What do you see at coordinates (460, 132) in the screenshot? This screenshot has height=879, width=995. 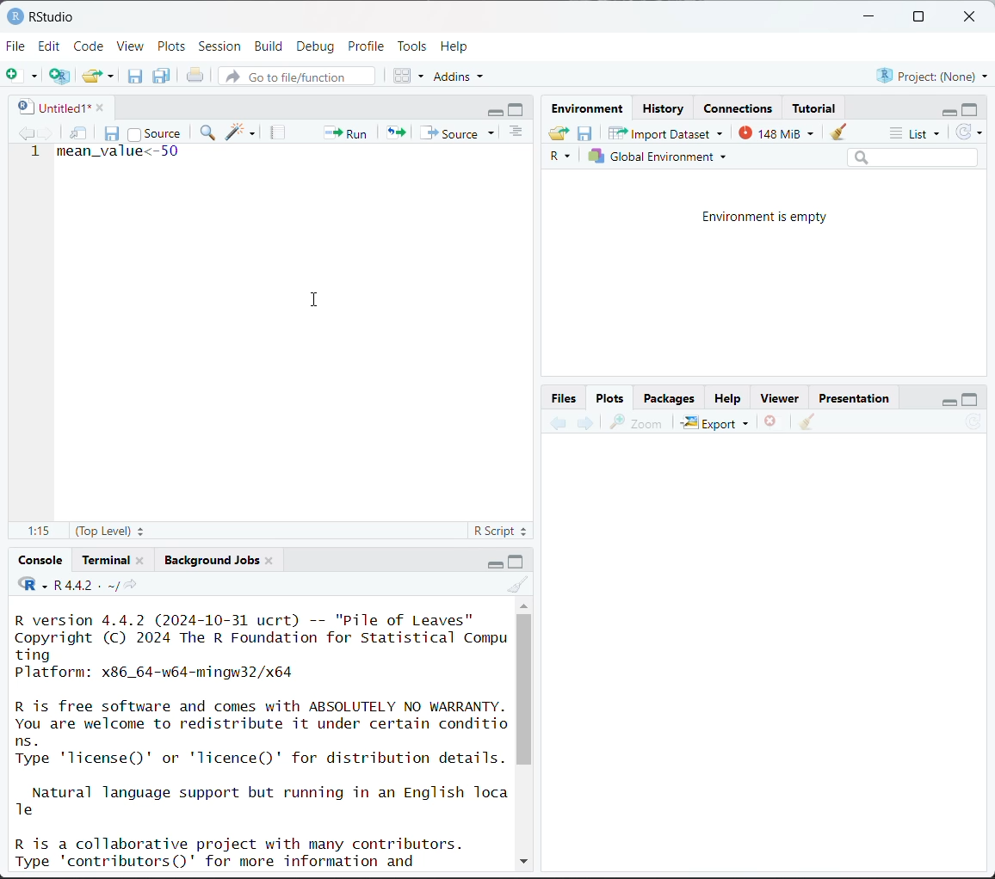 I see `source` at bounding box center [460, 132].